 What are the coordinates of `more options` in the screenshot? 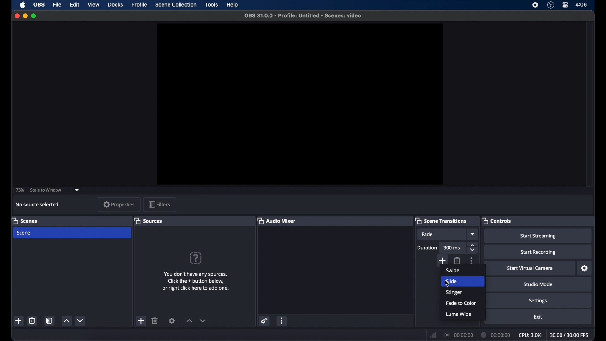 It's located at (282, 320).